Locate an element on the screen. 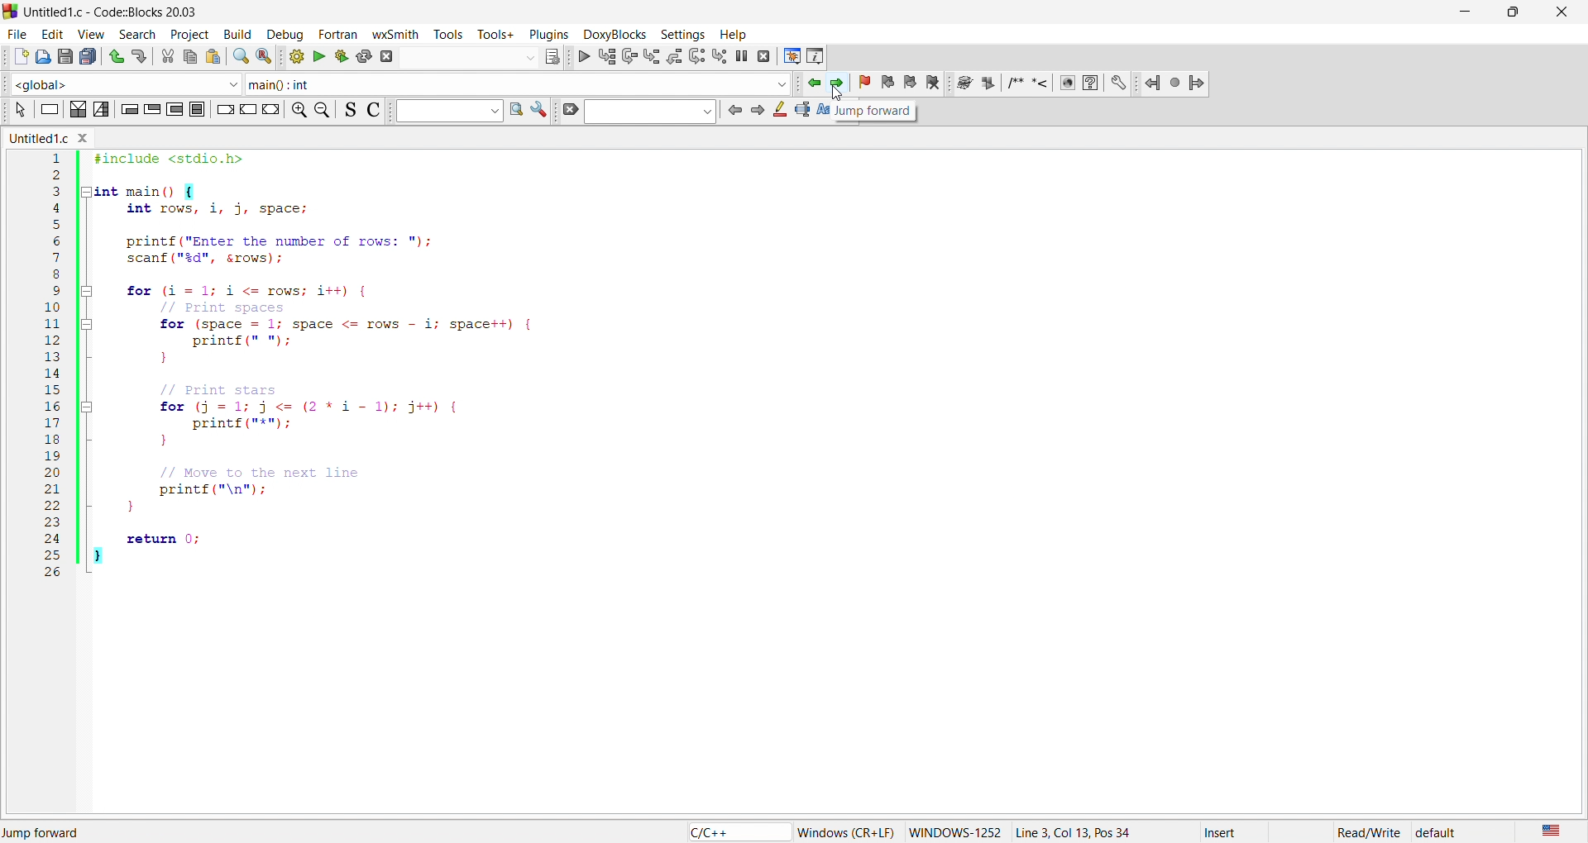 This screenshot has height=843, width=1588. icon is located at coordinates (732, 111).